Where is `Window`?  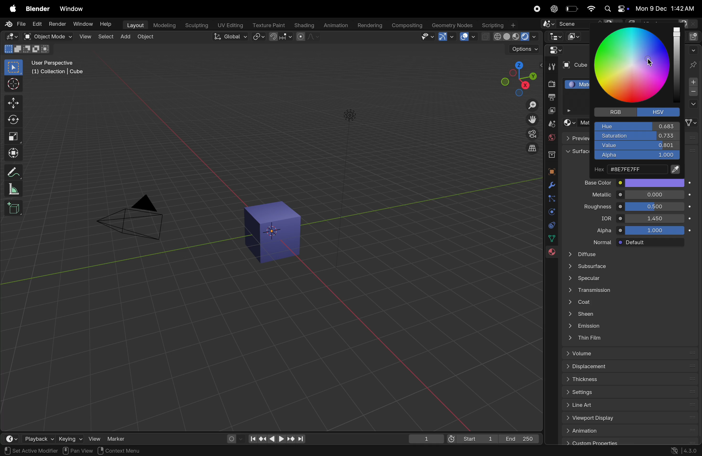
Window is located at coordinates (72, 9).